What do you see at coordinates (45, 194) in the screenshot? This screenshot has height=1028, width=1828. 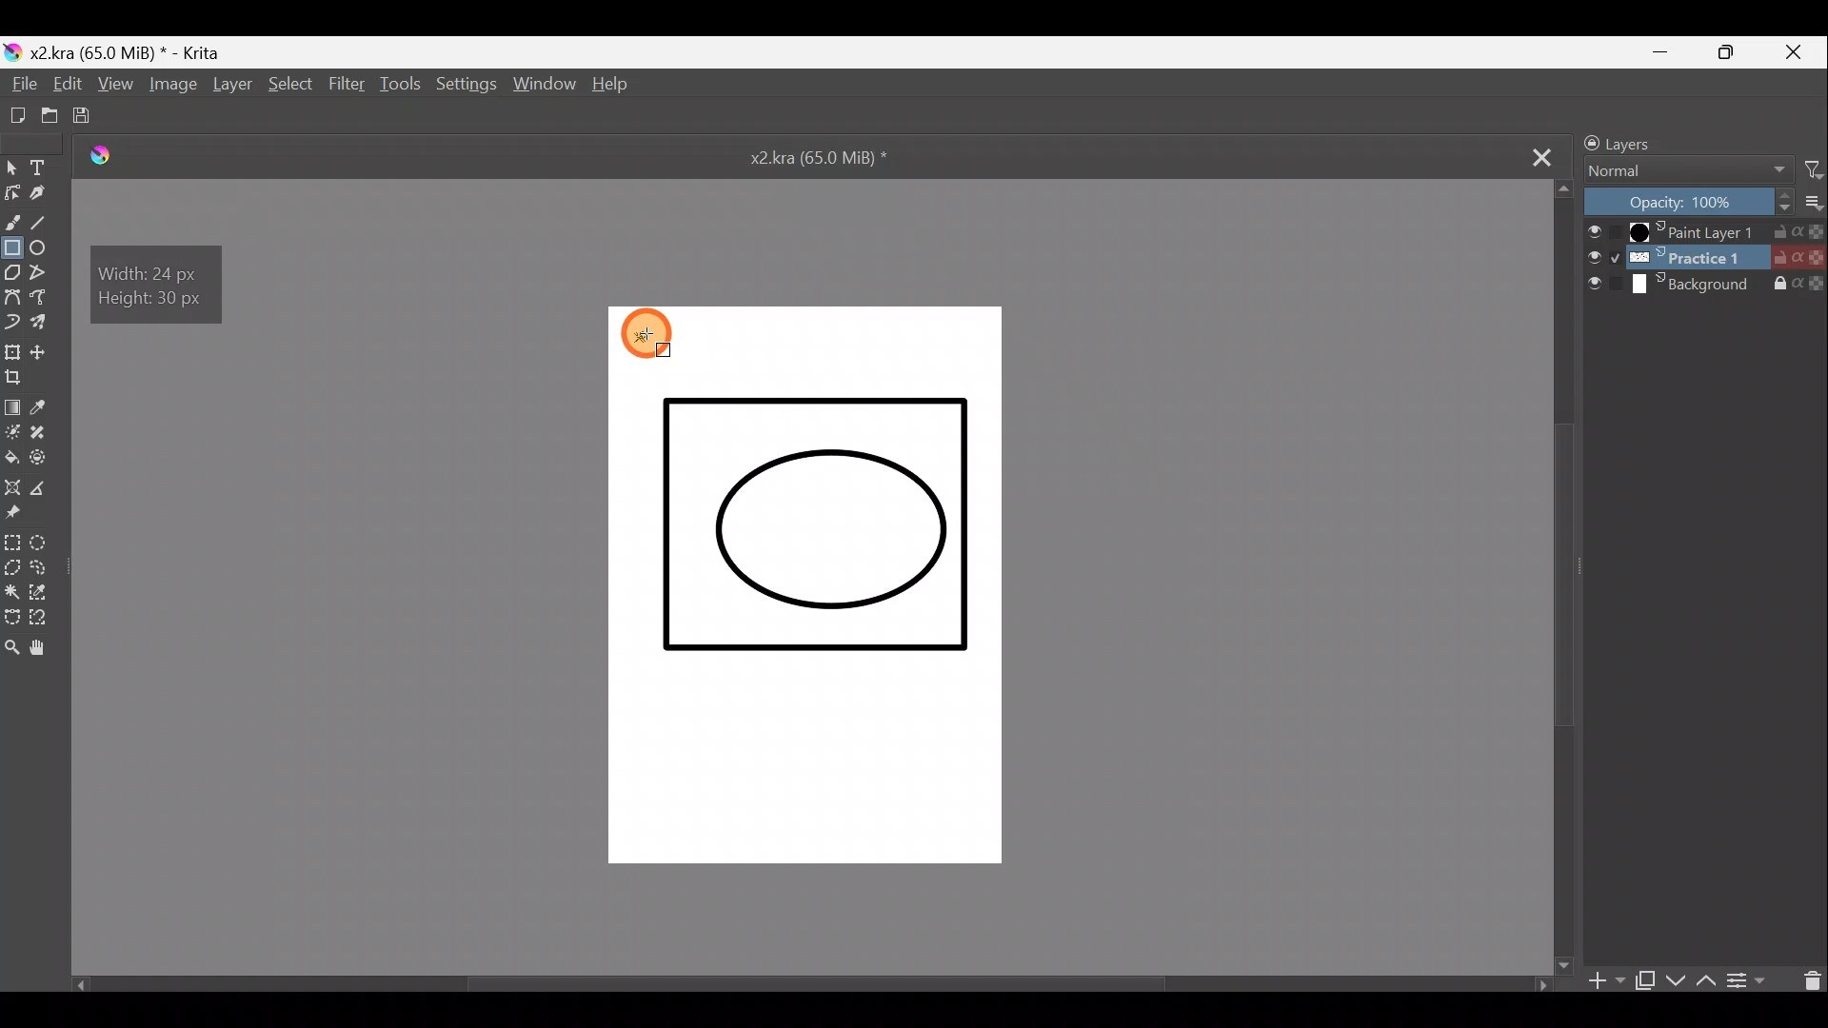 I see `Calligraphy` at bounding box center [45, 194].